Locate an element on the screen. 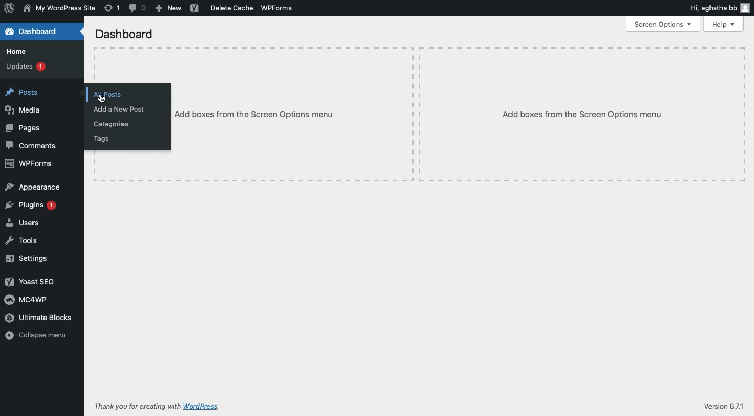  cursor is located at coordinates (103, 99).